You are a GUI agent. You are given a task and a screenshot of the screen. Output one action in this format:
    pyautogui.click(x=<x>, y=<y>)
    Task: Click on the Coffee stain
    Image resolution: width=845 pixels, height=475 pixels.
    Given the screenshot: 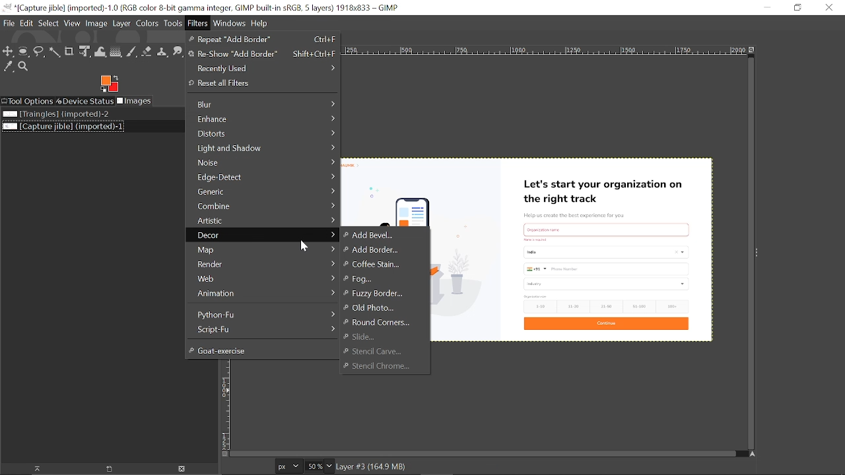 What is the action you would take?
    pyautogui.click(x=378, y=265)
    